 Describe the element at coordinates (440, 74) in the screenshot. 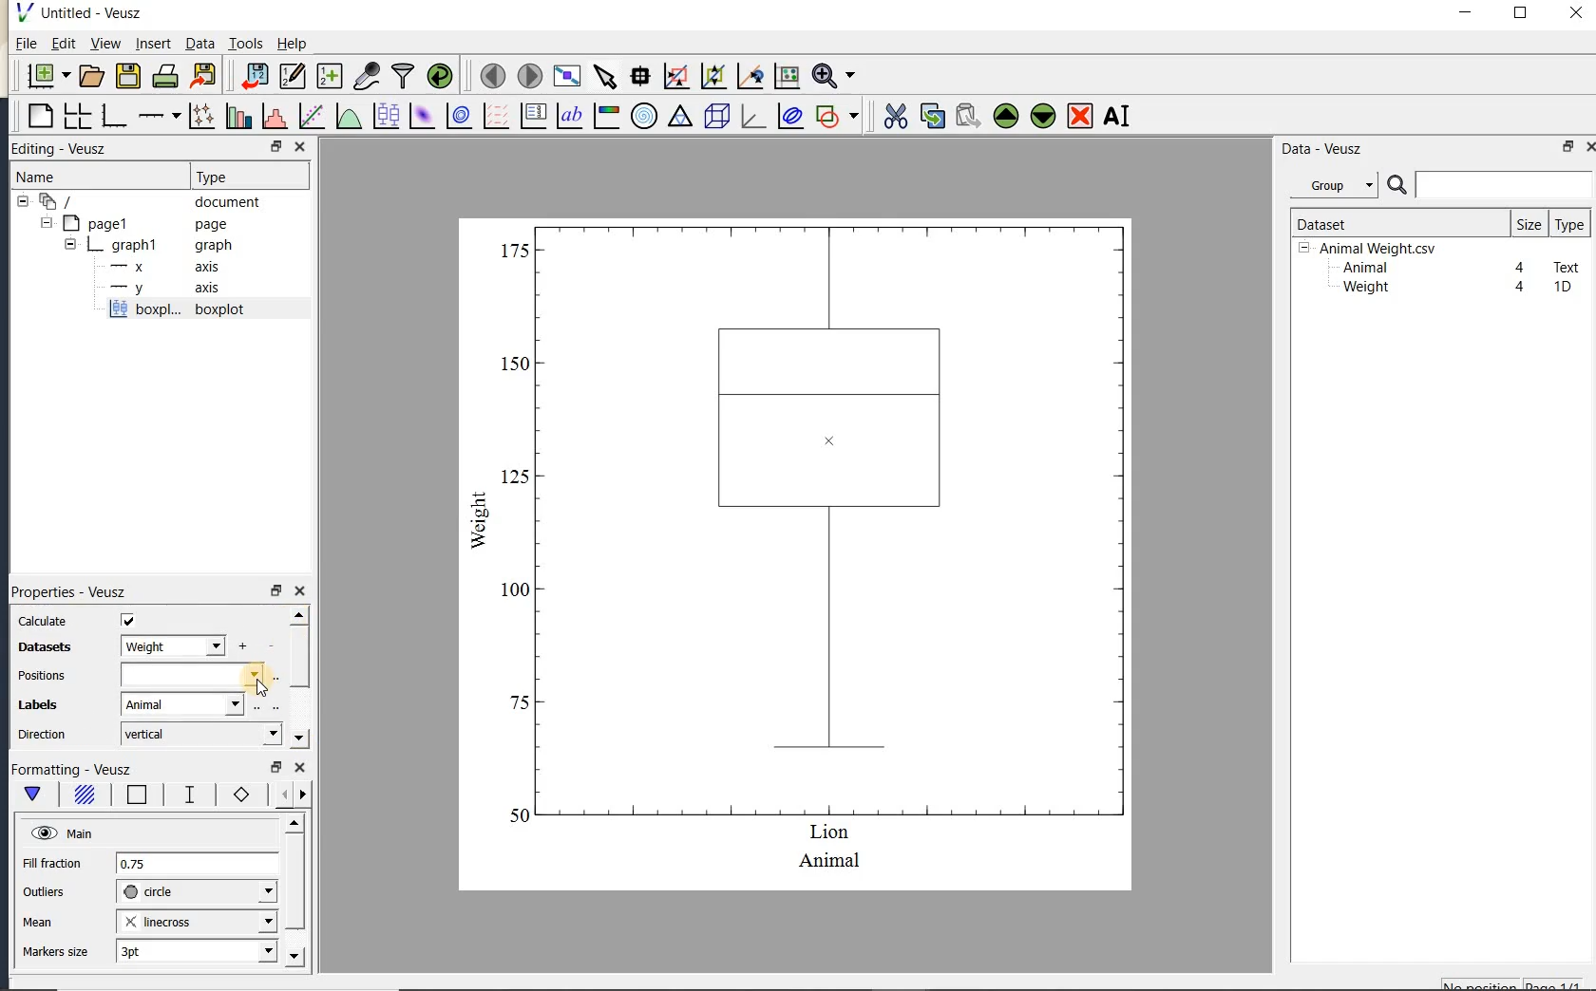

I see `reload linked datasets` at that location.